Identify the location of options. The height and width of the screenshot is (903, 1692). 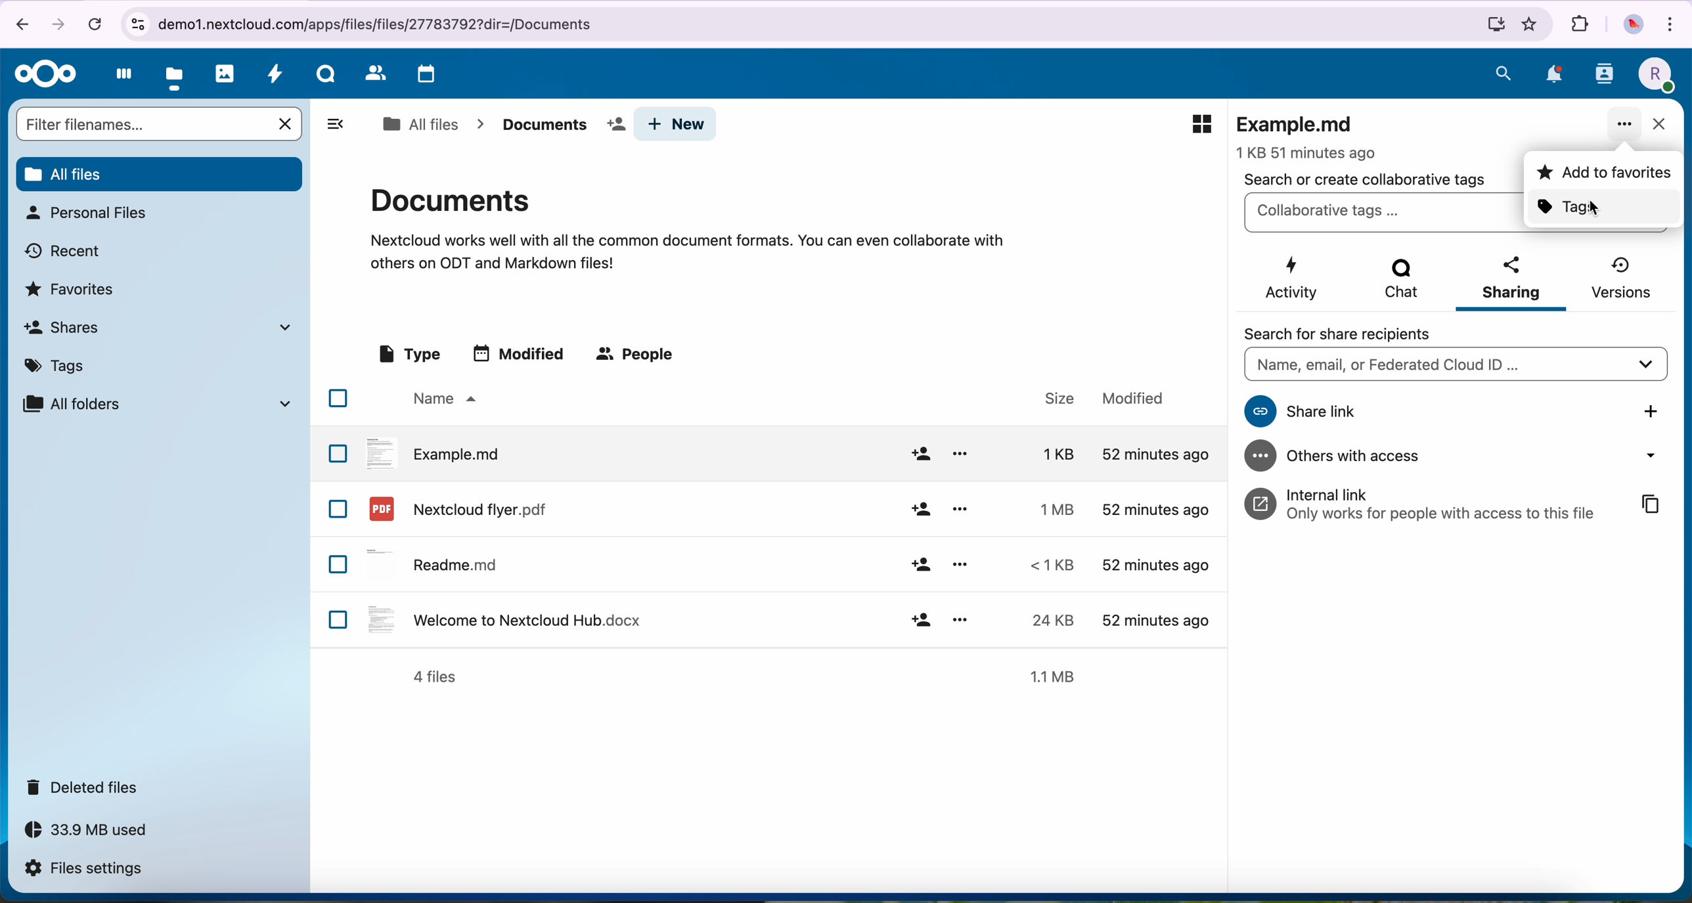
(962, 563).